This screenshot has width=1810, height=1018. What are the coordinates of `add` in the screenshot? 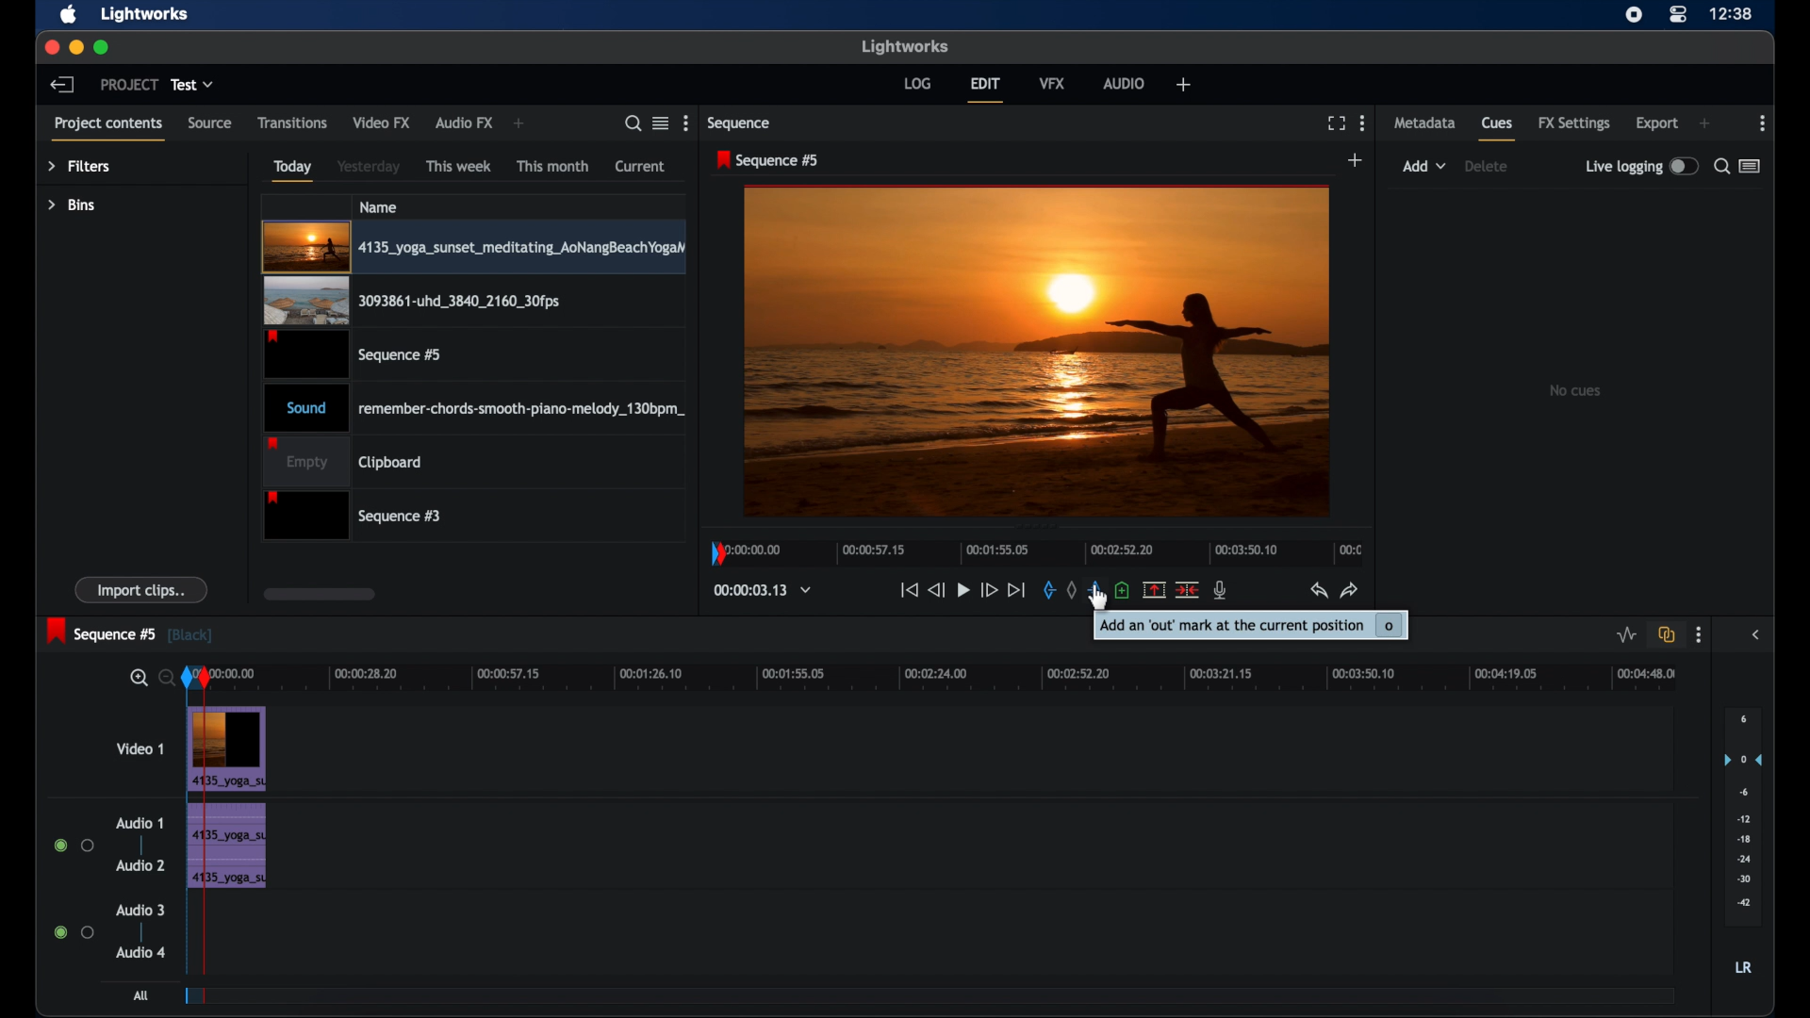 It's located at (1357, 159).